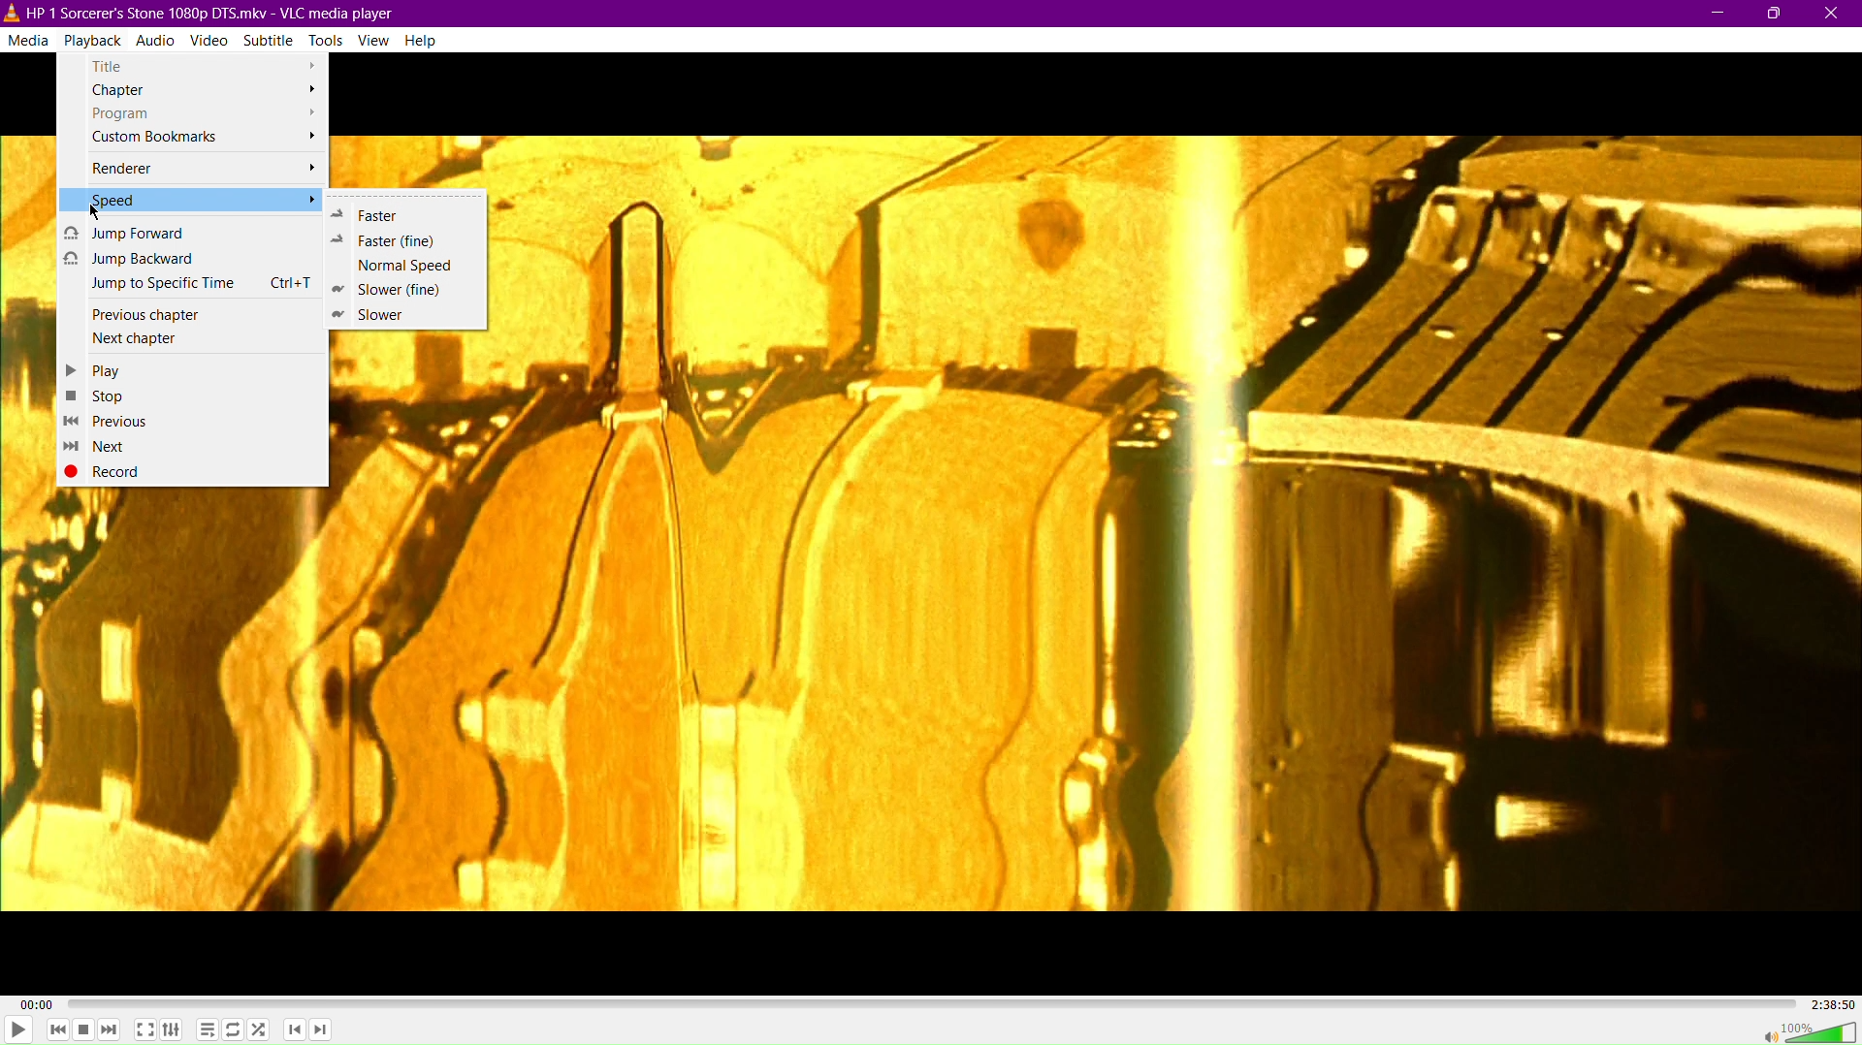  Describe the element at coordinates (261, 1030) in the screenshot. I see `Random` at that location.